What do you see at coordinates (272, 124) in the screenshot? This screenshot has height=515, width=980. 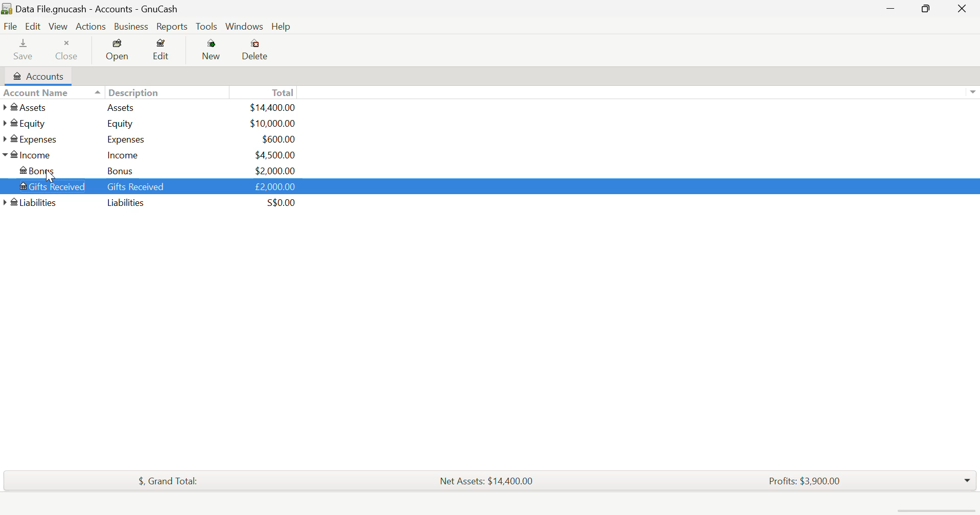 I see `USD` at bounding box center [272, 124].